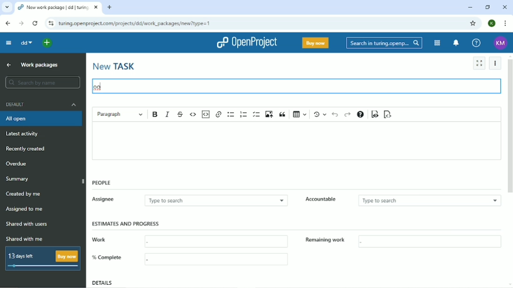 The height and width of the screenshot is (288, 513). Describe the element at coordinates (7, 6) in the screenshot. I see `list of tabs` at that location.